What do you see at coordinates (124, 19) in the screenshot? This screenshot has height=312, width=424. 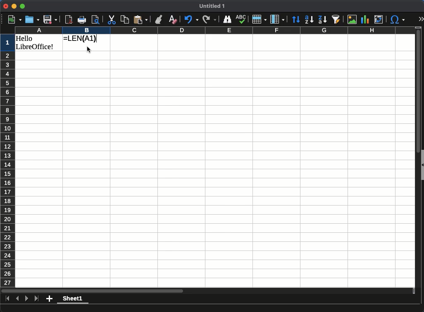 I see `copy` at bounding box center [124, 19].